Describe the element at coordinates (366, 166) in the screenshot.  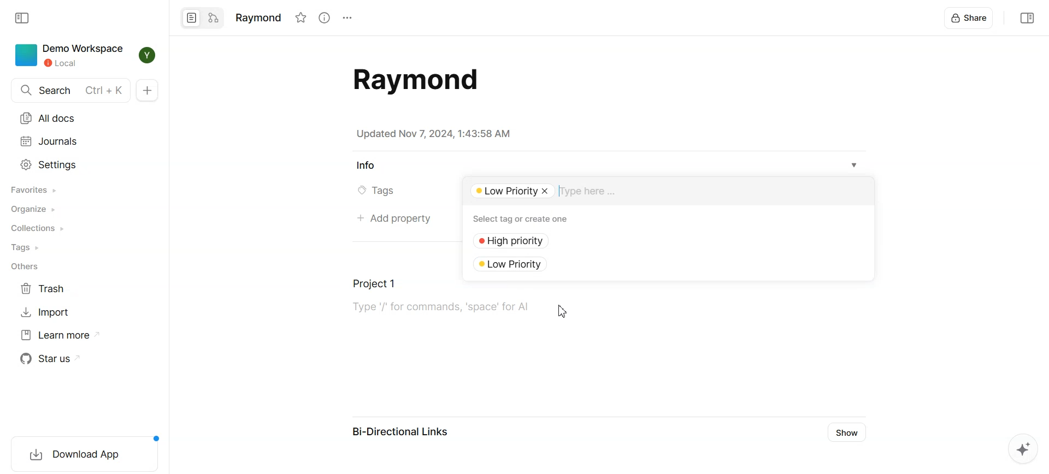
I see `Info` at that location.